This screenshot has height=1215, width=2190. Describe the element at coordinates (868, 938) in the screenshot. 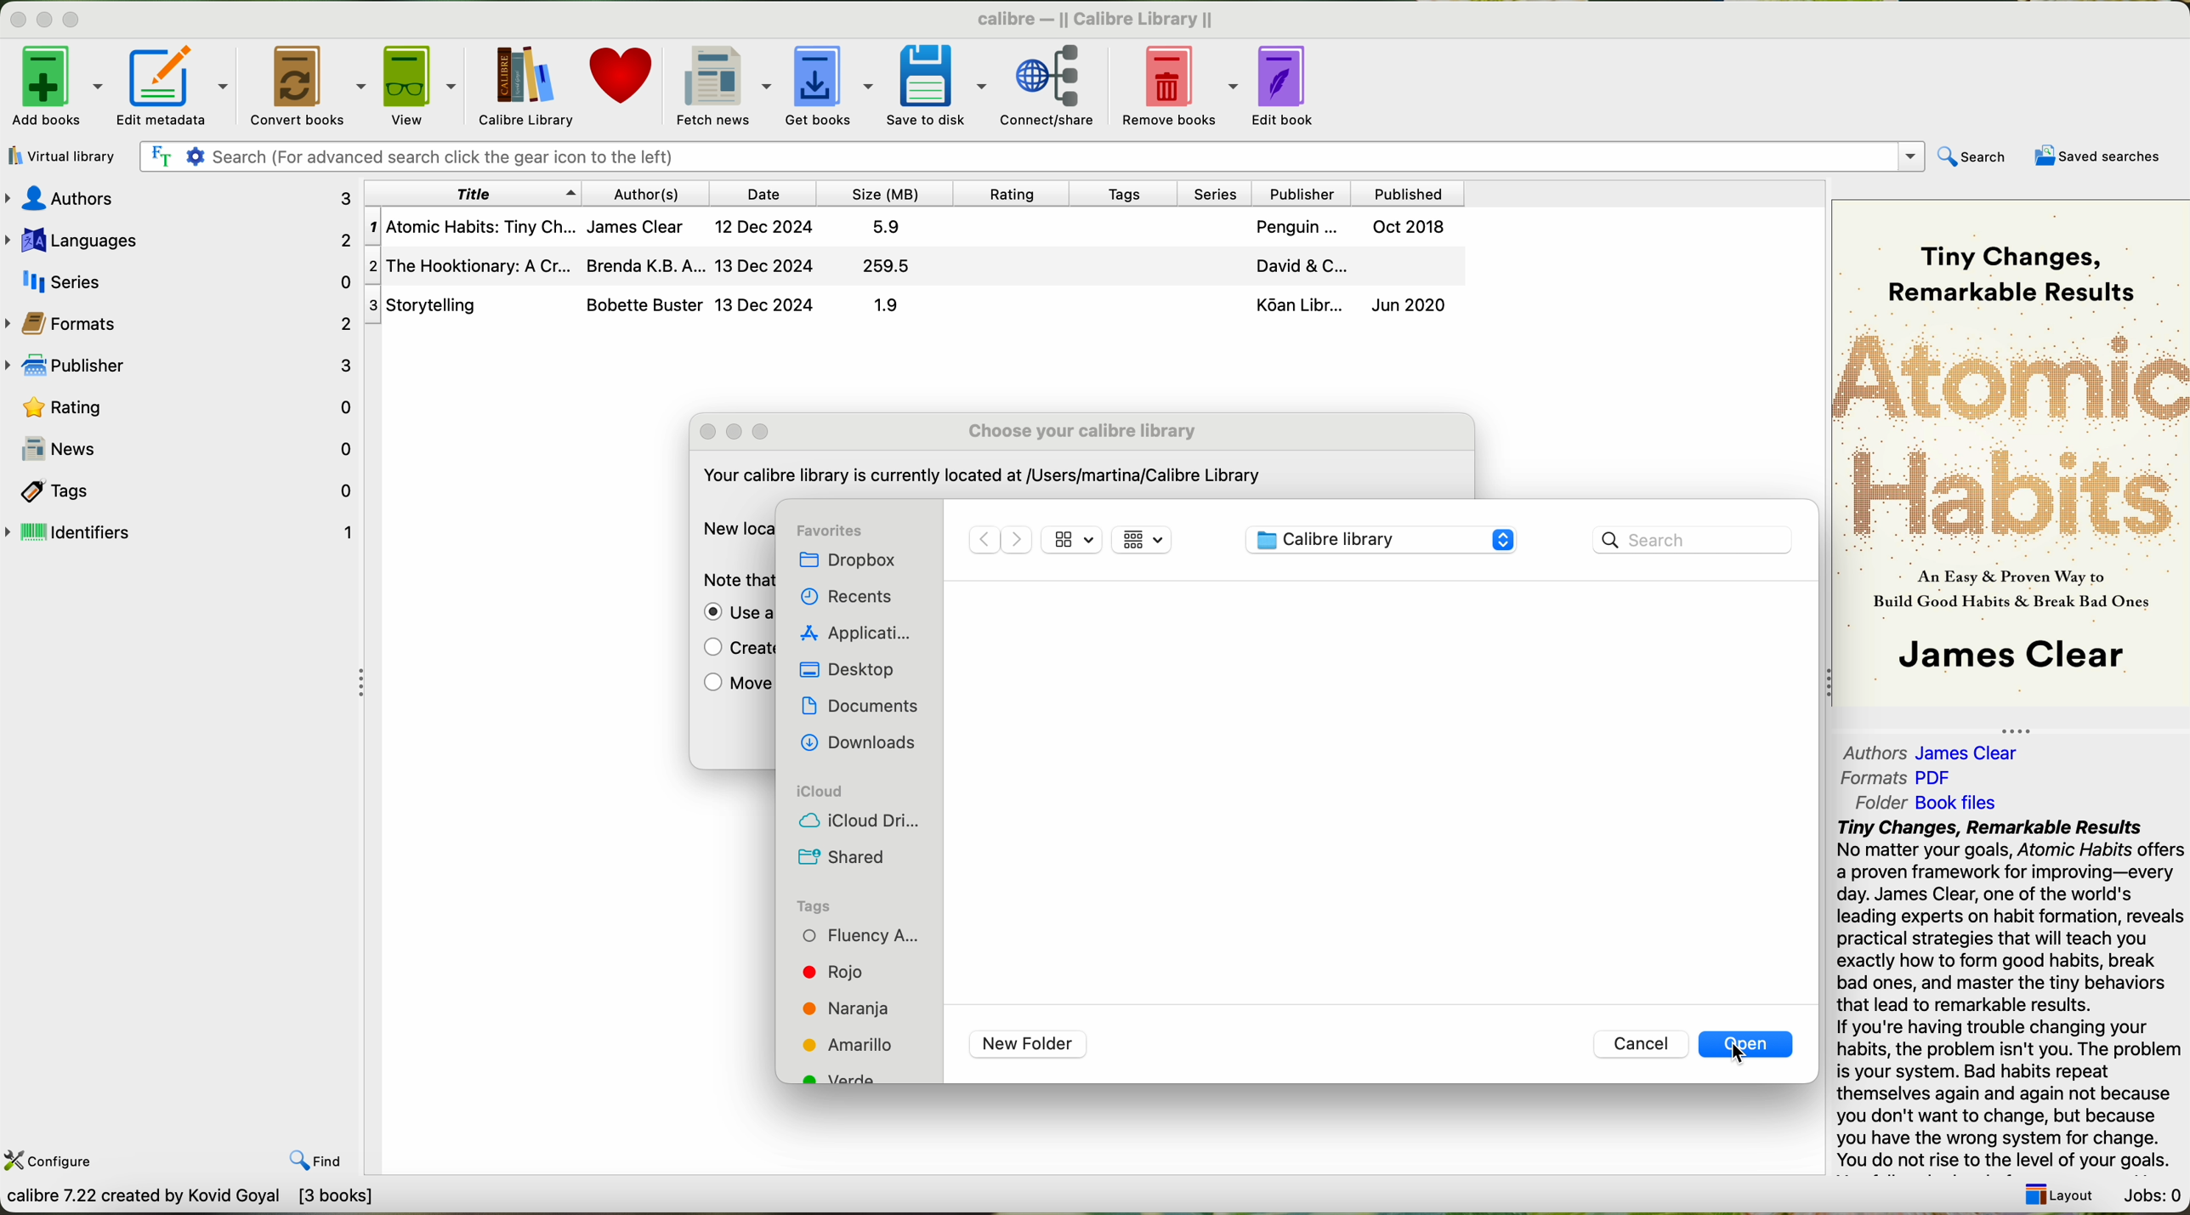

I see `fluency tag` at that location.